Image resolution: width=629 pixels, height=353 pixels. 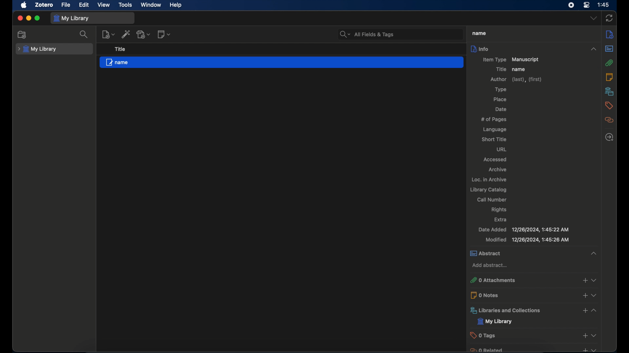 What do you see at coordinates (594, 19) in the screenshot?
I see `dropdown` at bounding box center [594, 19].